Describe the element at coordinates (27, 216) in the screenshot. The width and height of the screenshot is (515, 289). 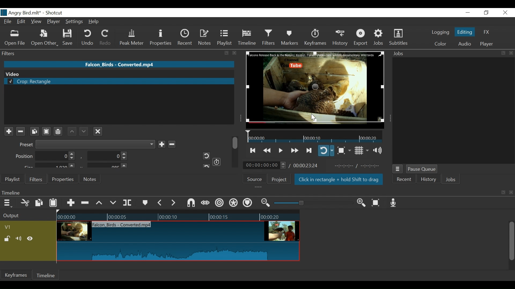
I see `Output` at that location.